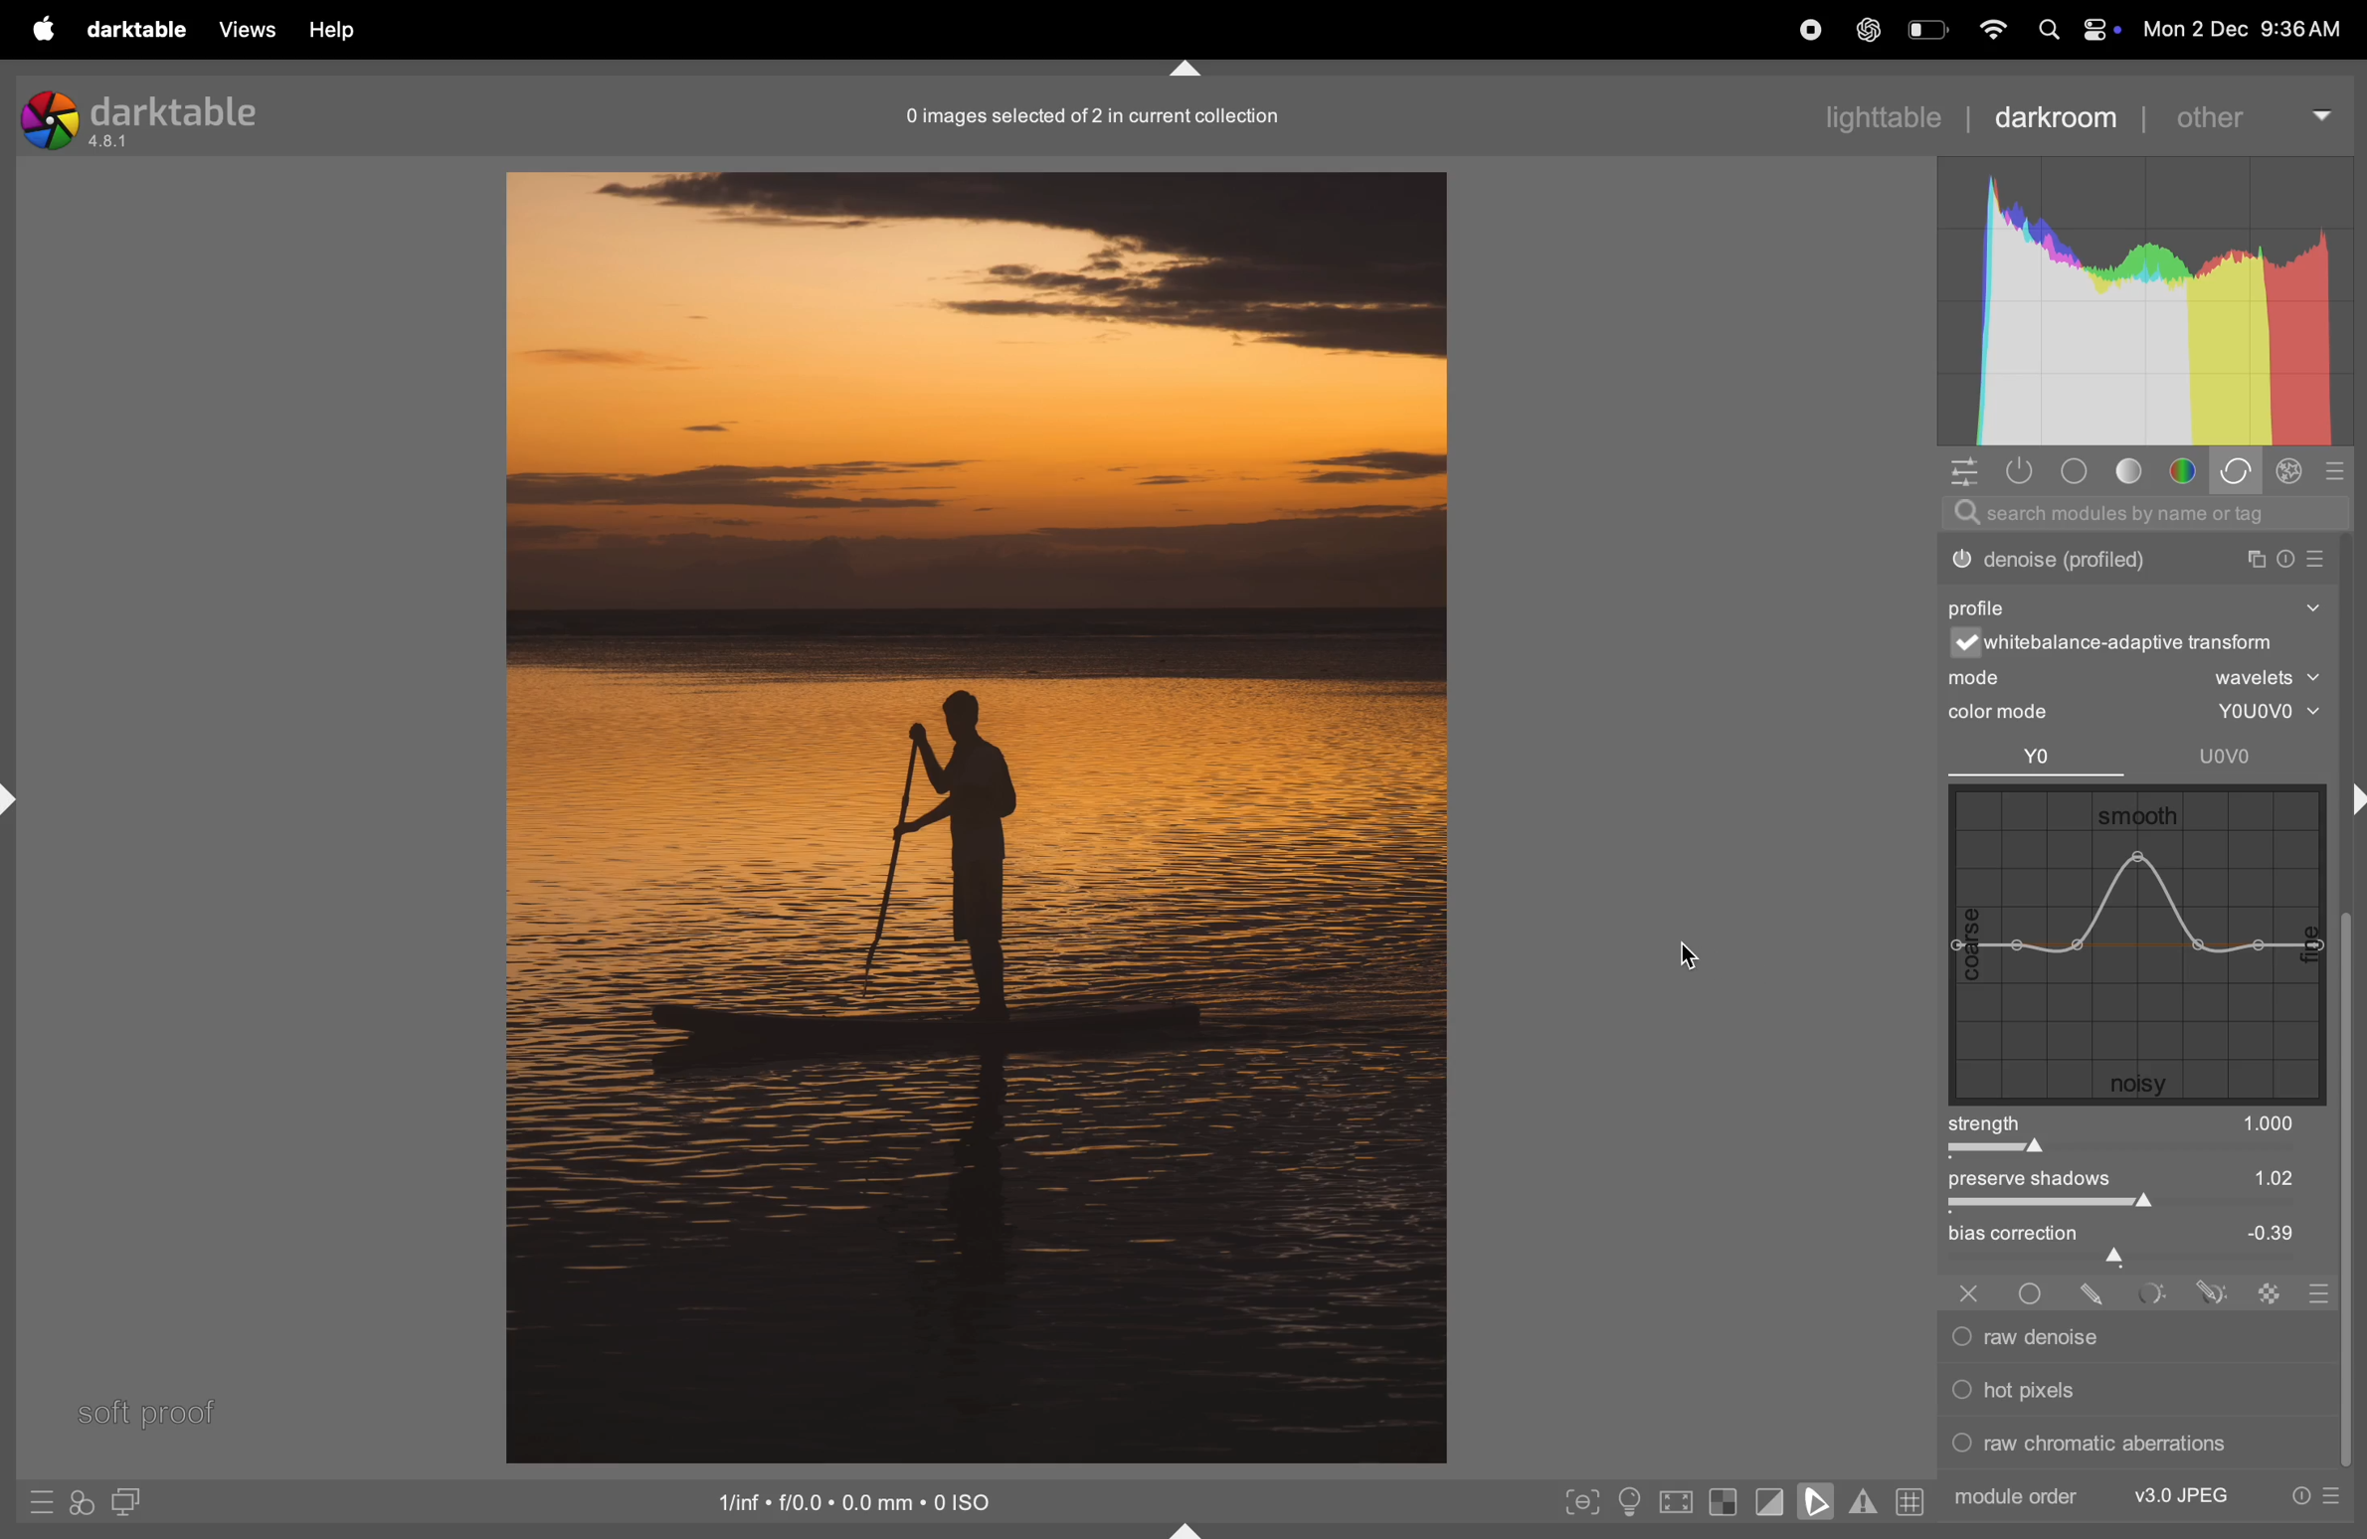 The width and height of the screenshot is (2367, 1539). Describe the element at coordinates (1909, 1504) in the screenshot. I see `grid` at that location.